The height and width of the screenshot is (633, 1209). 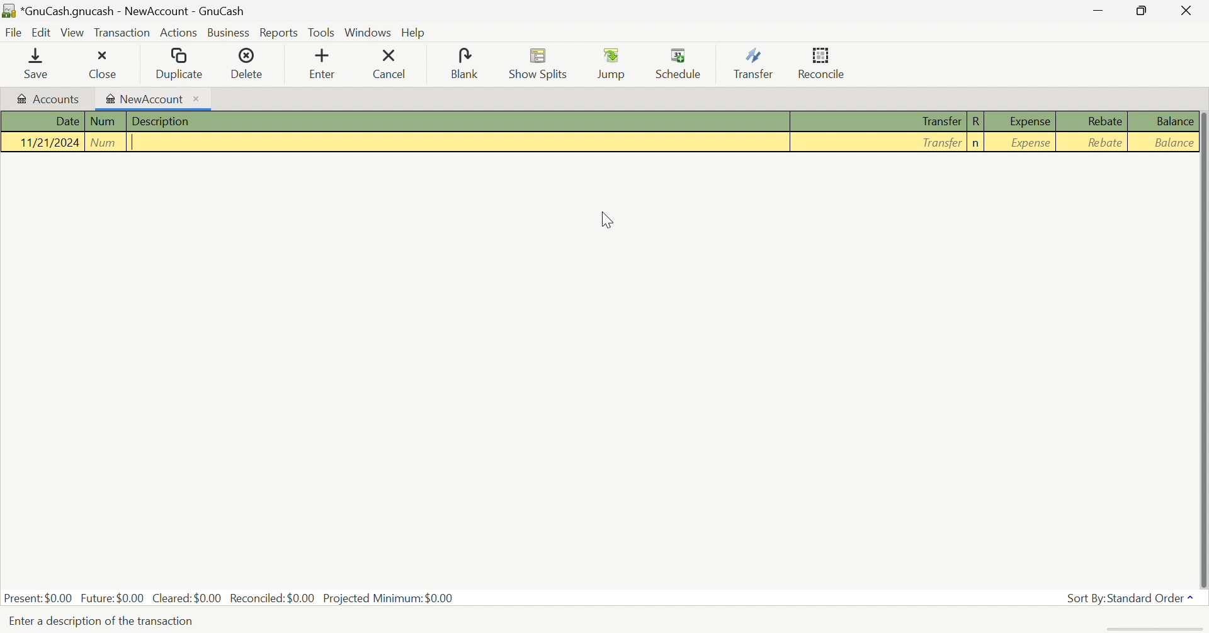 What do you see at coordinates (467, 64) in the screenshot?
I see `Blank` at bounding box center [467, 64].